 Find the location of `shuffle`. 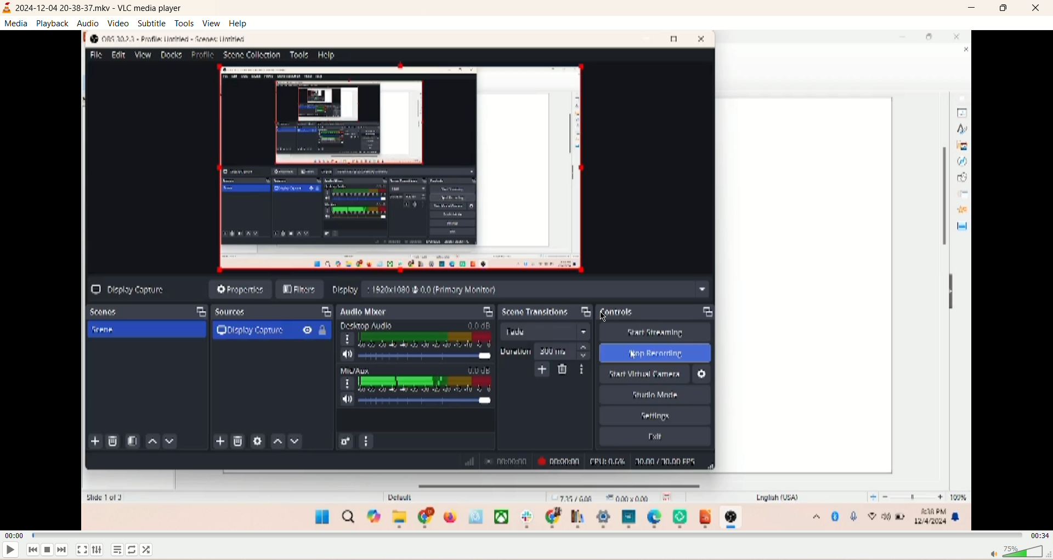

shuffle is located at coordinates (150, 550).